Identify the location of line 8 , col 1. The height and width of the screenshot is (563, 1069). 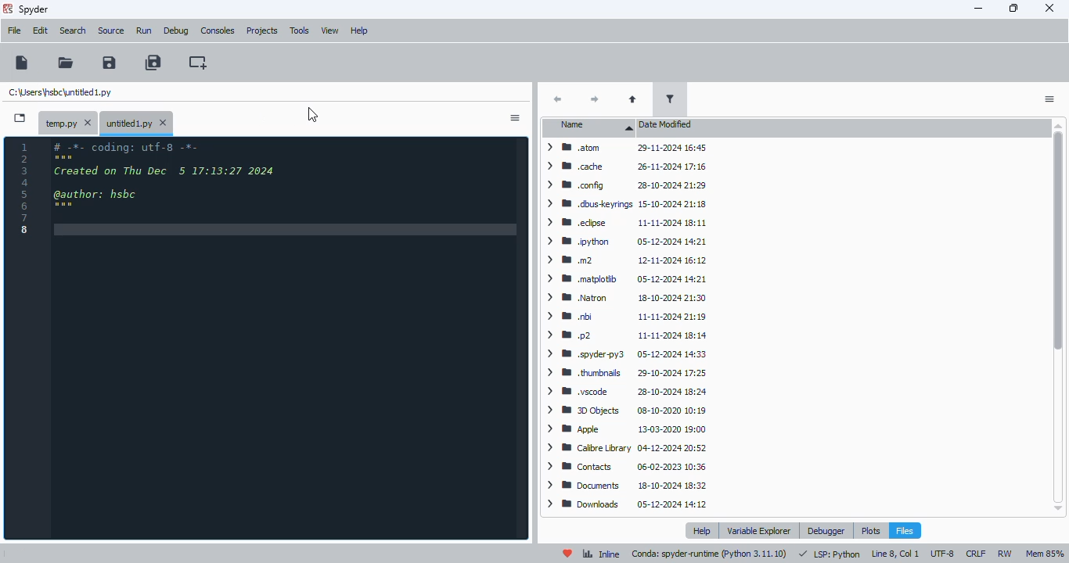
(895, 554).